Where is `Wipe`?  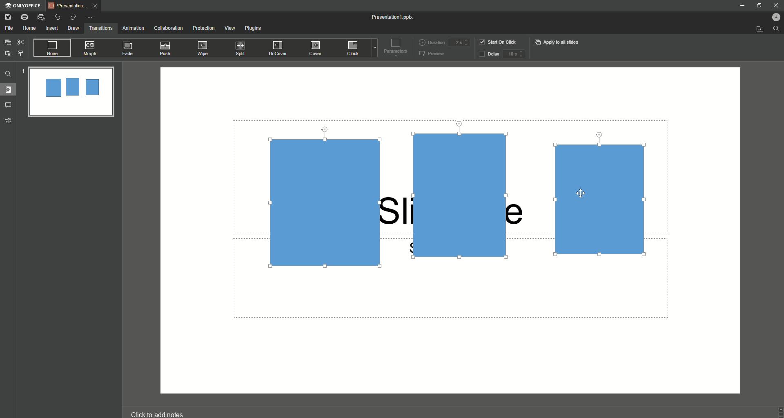 Wipe is located at coordinates (203, 48).